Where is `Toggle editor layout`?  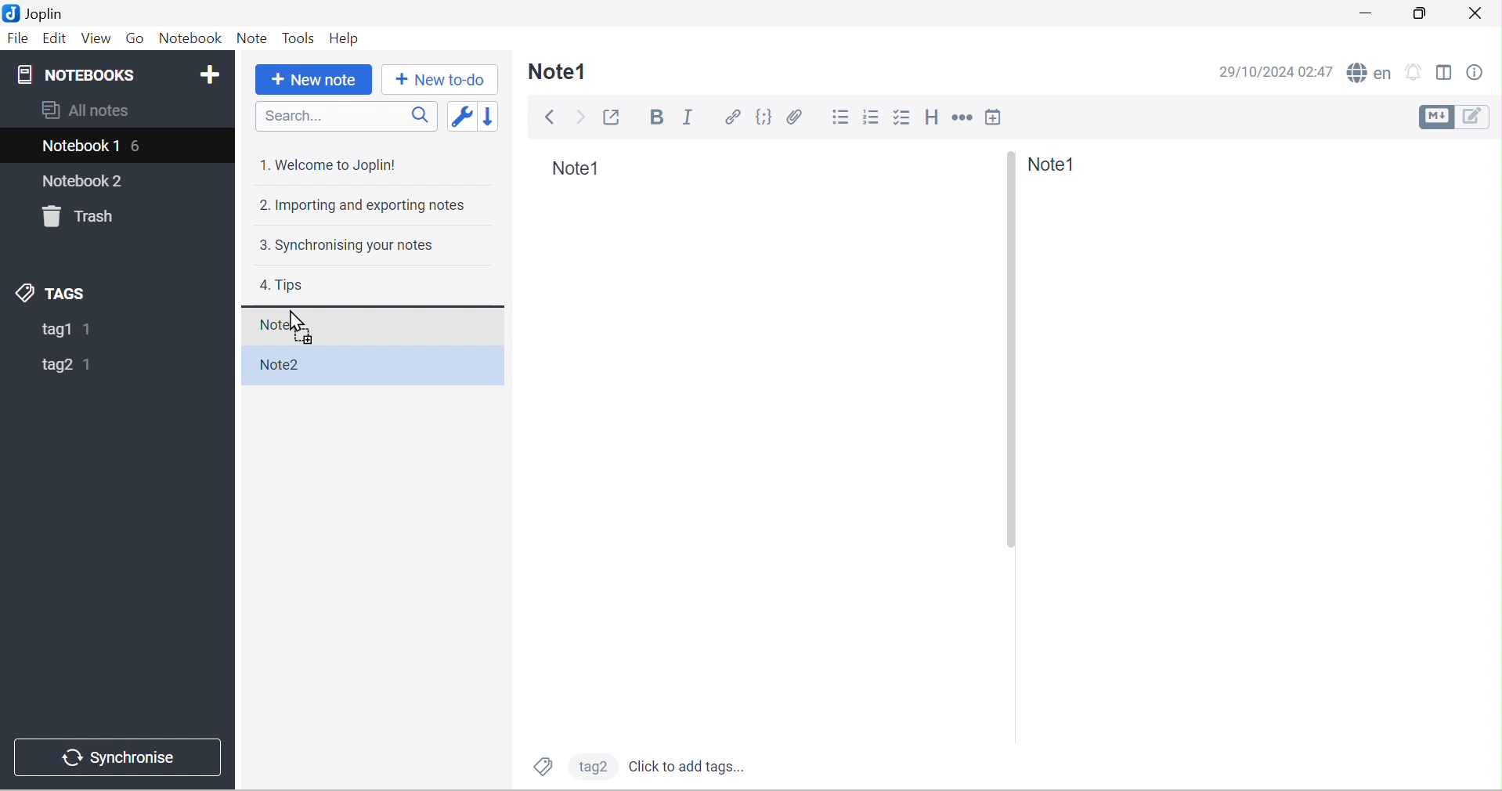
Toggle editor layout is located at coordinates (1446, 70).